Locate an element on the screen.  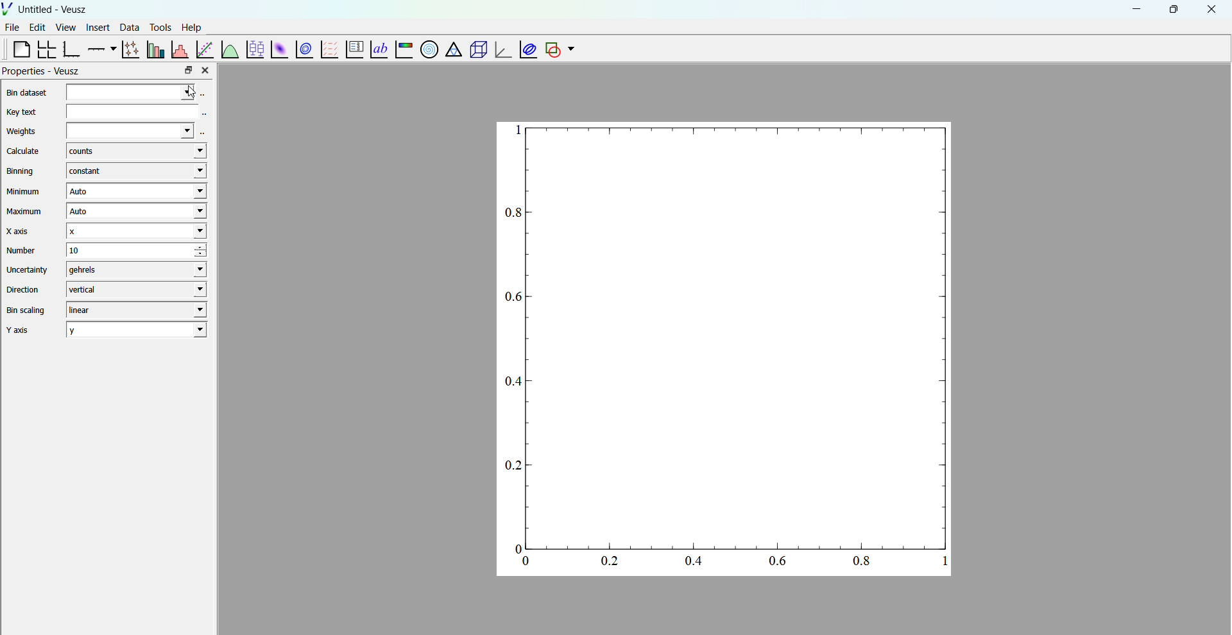
gehrels is located at coordinates (136, 270).